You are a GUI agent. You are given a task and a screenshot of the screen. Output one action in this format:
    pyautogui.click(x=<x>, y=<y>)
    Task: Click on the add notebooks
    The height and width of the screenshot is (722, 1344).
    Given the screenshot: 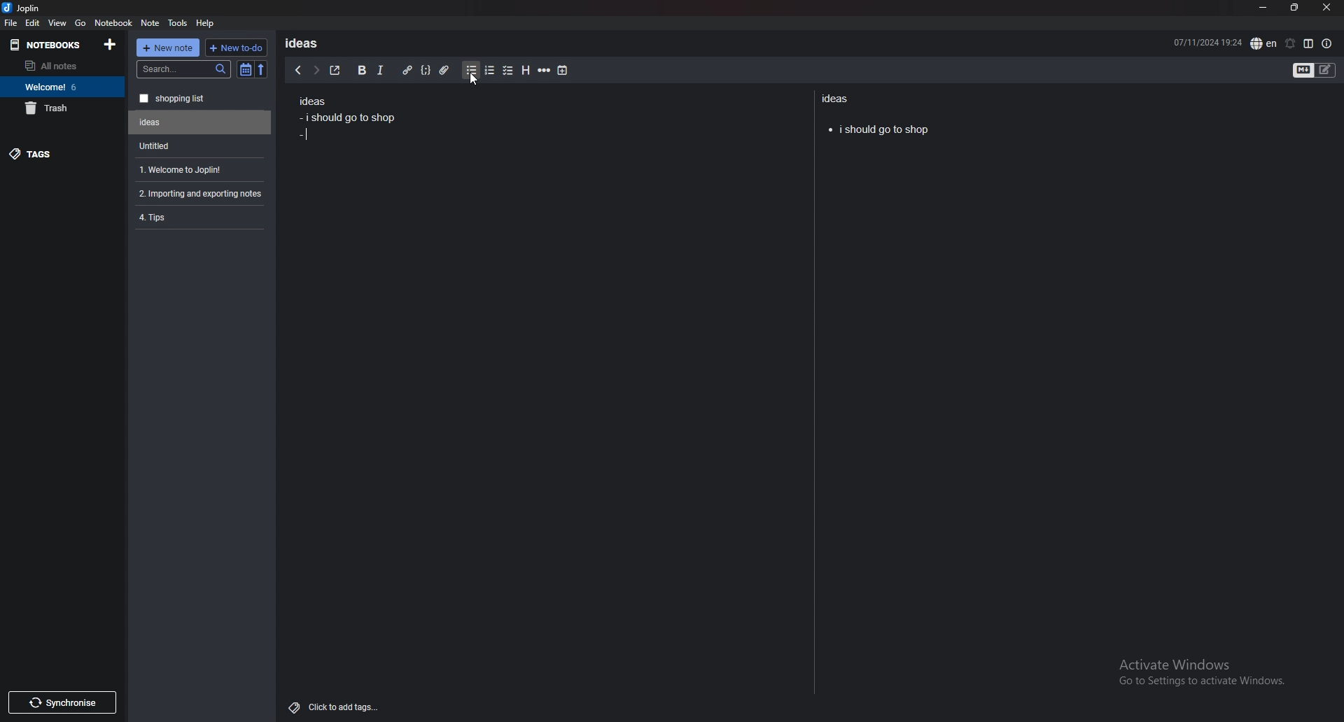 What is the action you would take?
    pyautogui.click(x=110, y=43)
    